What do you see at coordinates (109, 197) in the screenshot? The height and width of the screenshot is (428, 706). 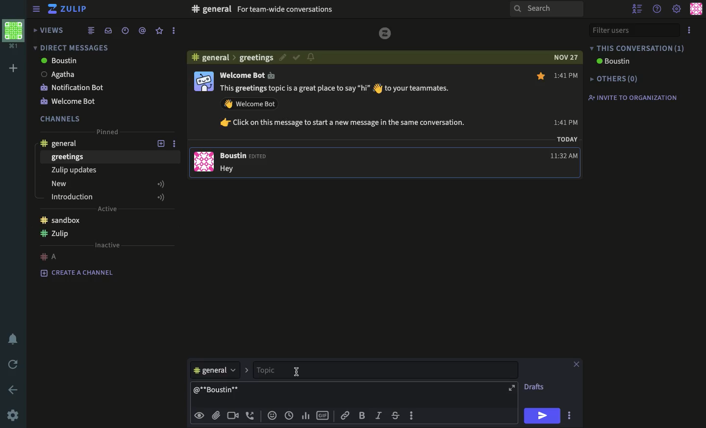 I see `introduction` at bounding box center [109, 197].